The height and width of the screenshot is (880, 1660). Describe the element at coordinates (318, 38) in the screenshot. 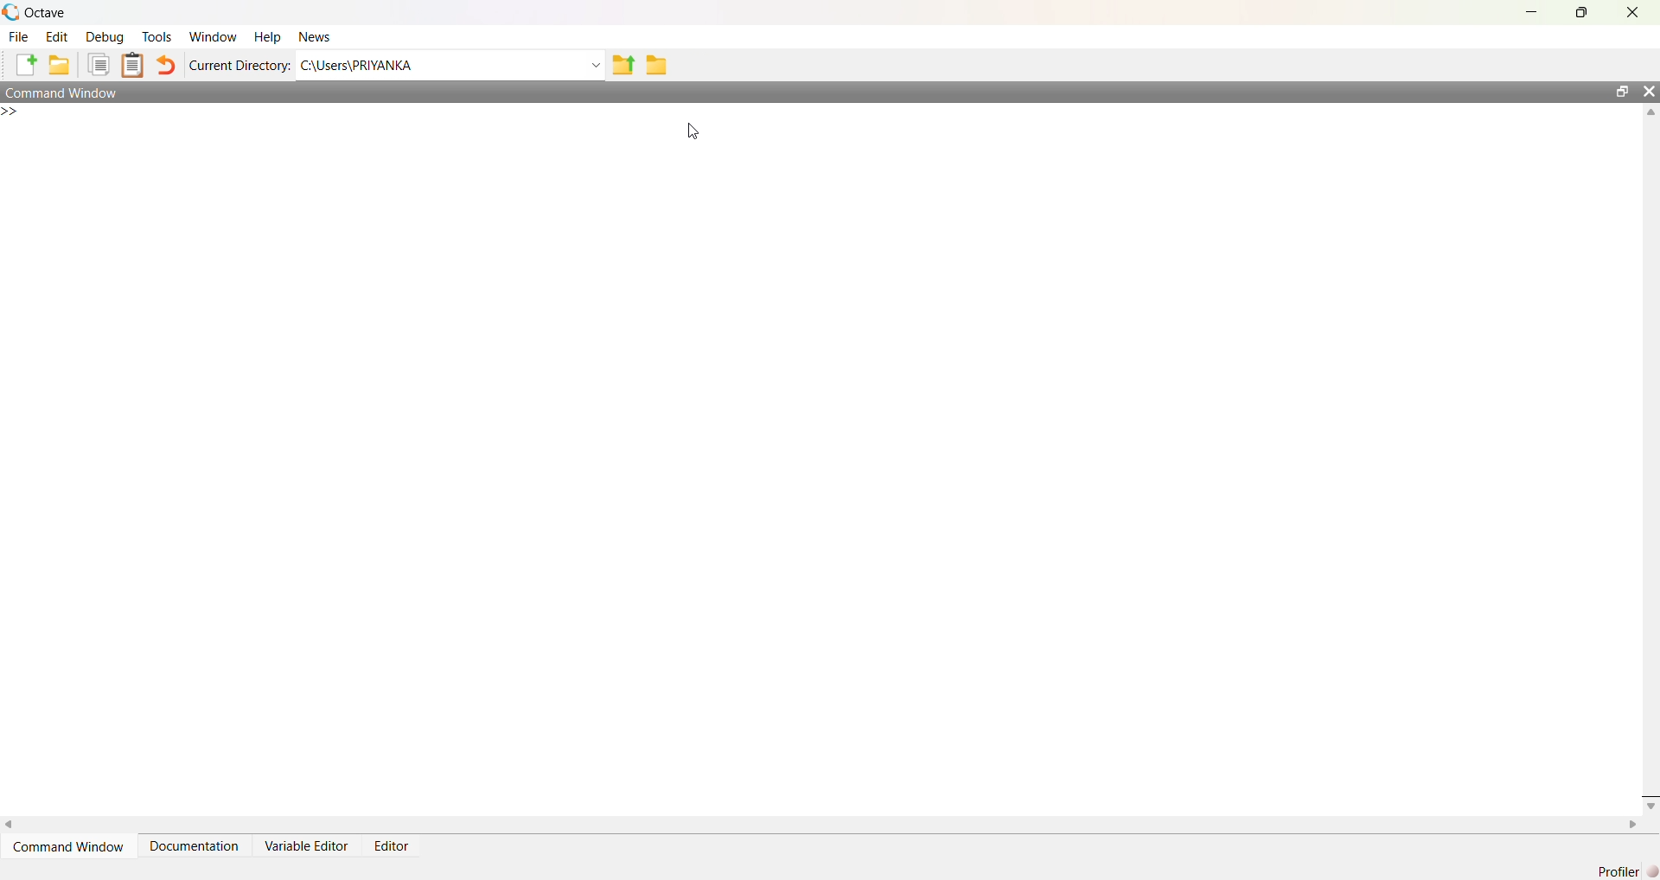

I see `News` at that location.